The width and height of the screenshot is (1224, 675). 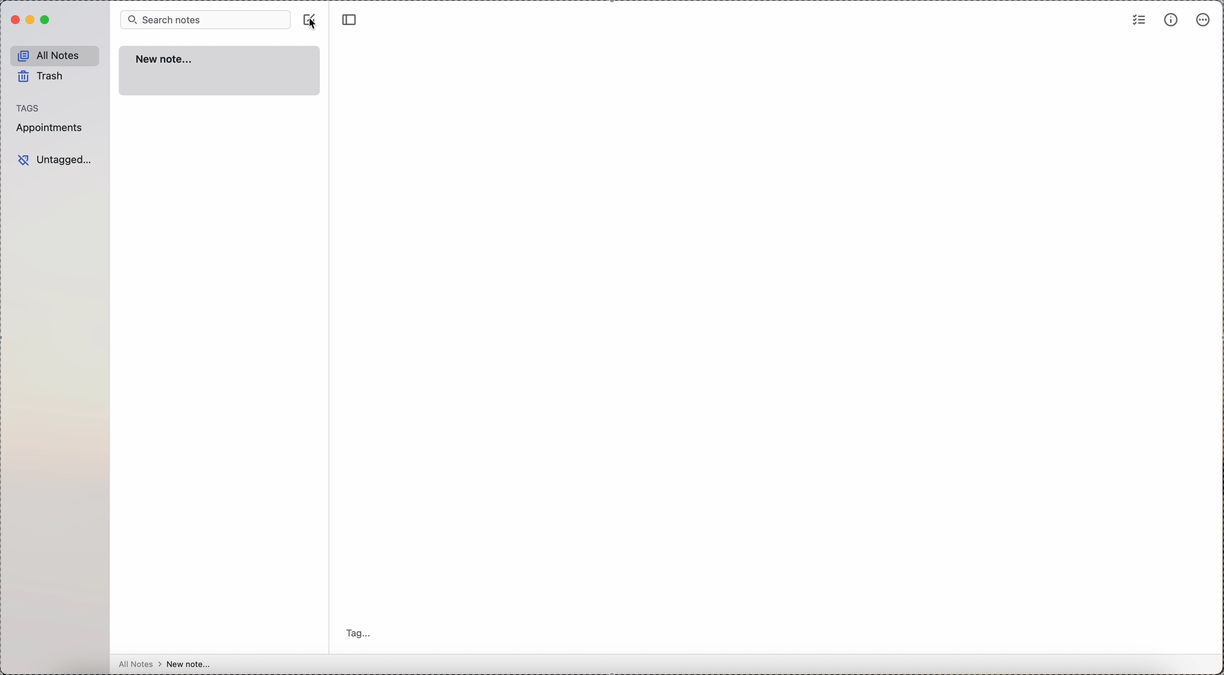 I want to click on new note, so click(x=222, y=71).